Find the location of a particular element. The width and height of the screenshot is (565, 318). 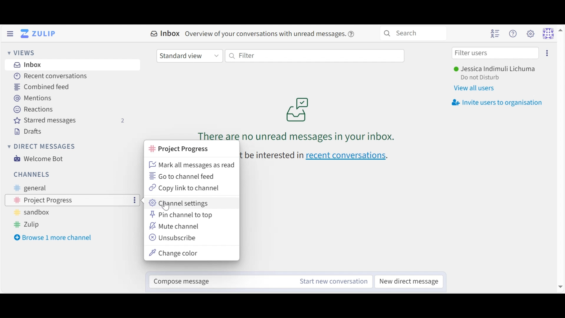

Mark all messages read is located at coordinates (192, 165).